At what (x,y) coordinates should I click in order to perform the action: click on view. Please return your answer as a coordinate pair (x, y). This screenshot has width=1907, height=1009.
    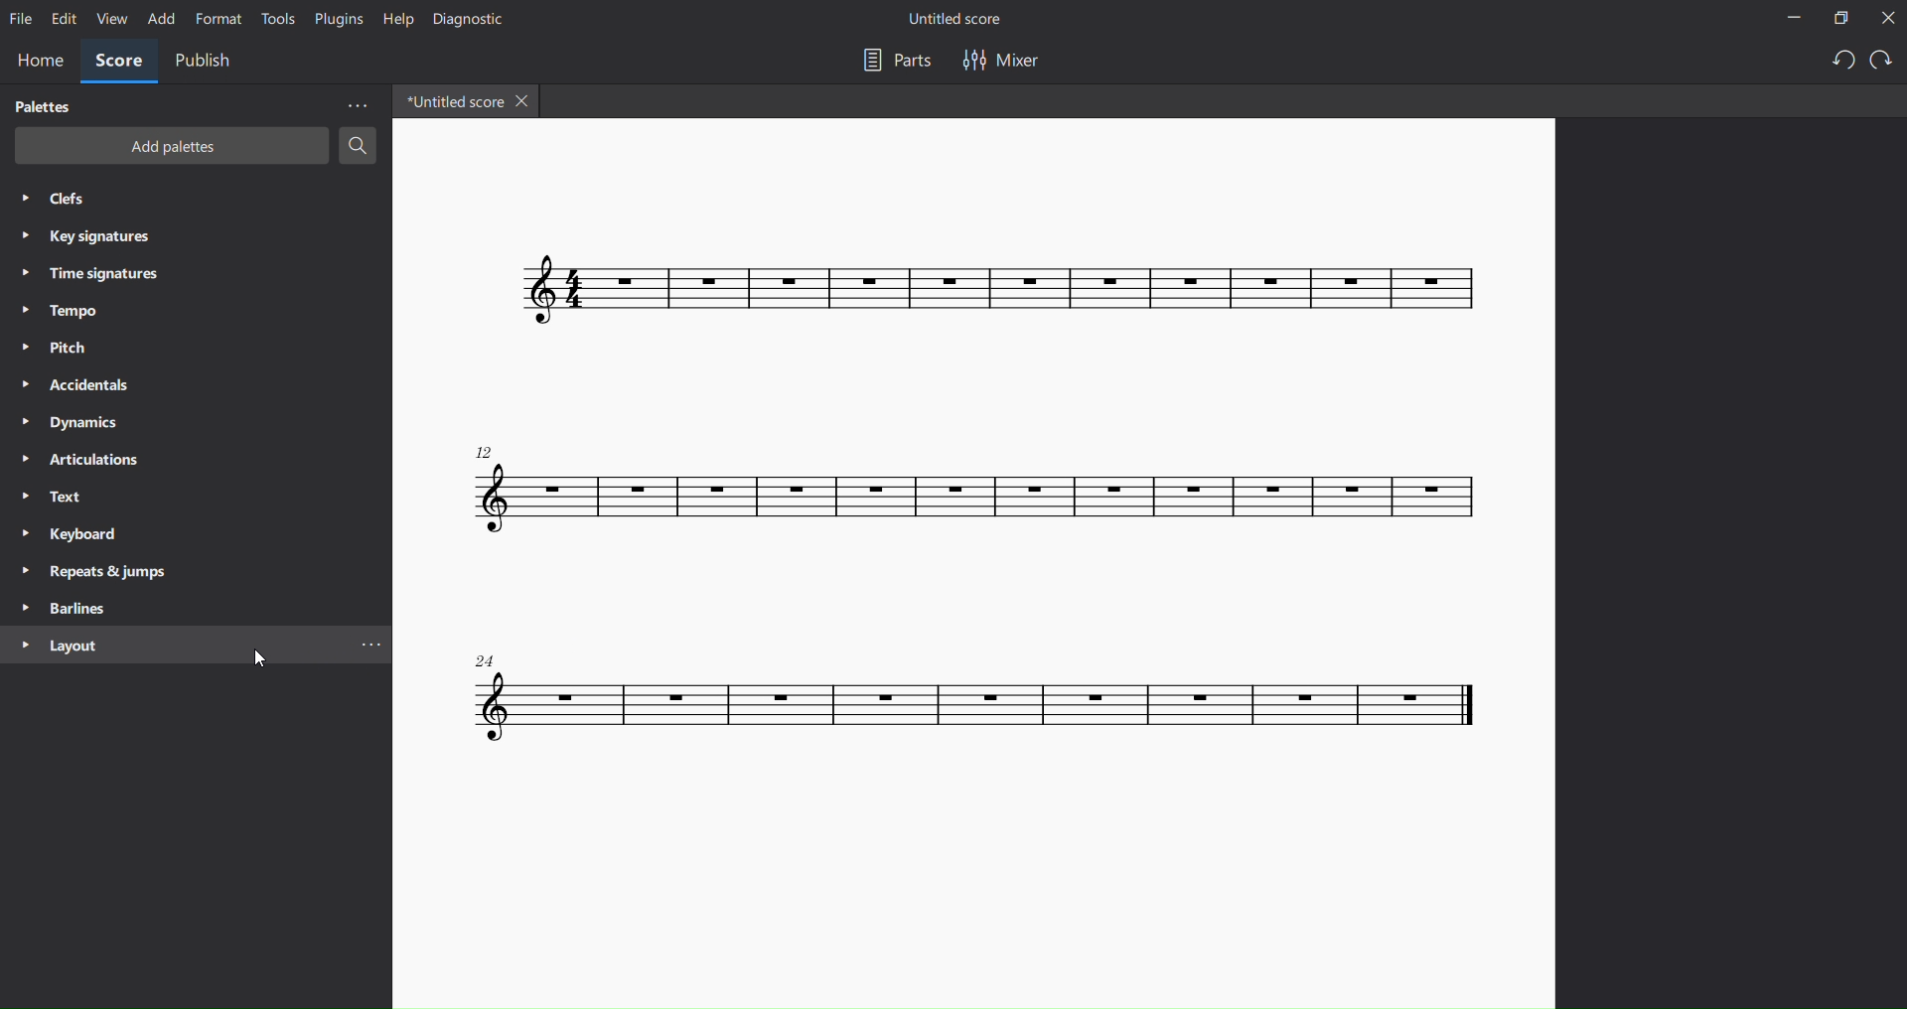
    Looking at the image, I should click on (110, 22).